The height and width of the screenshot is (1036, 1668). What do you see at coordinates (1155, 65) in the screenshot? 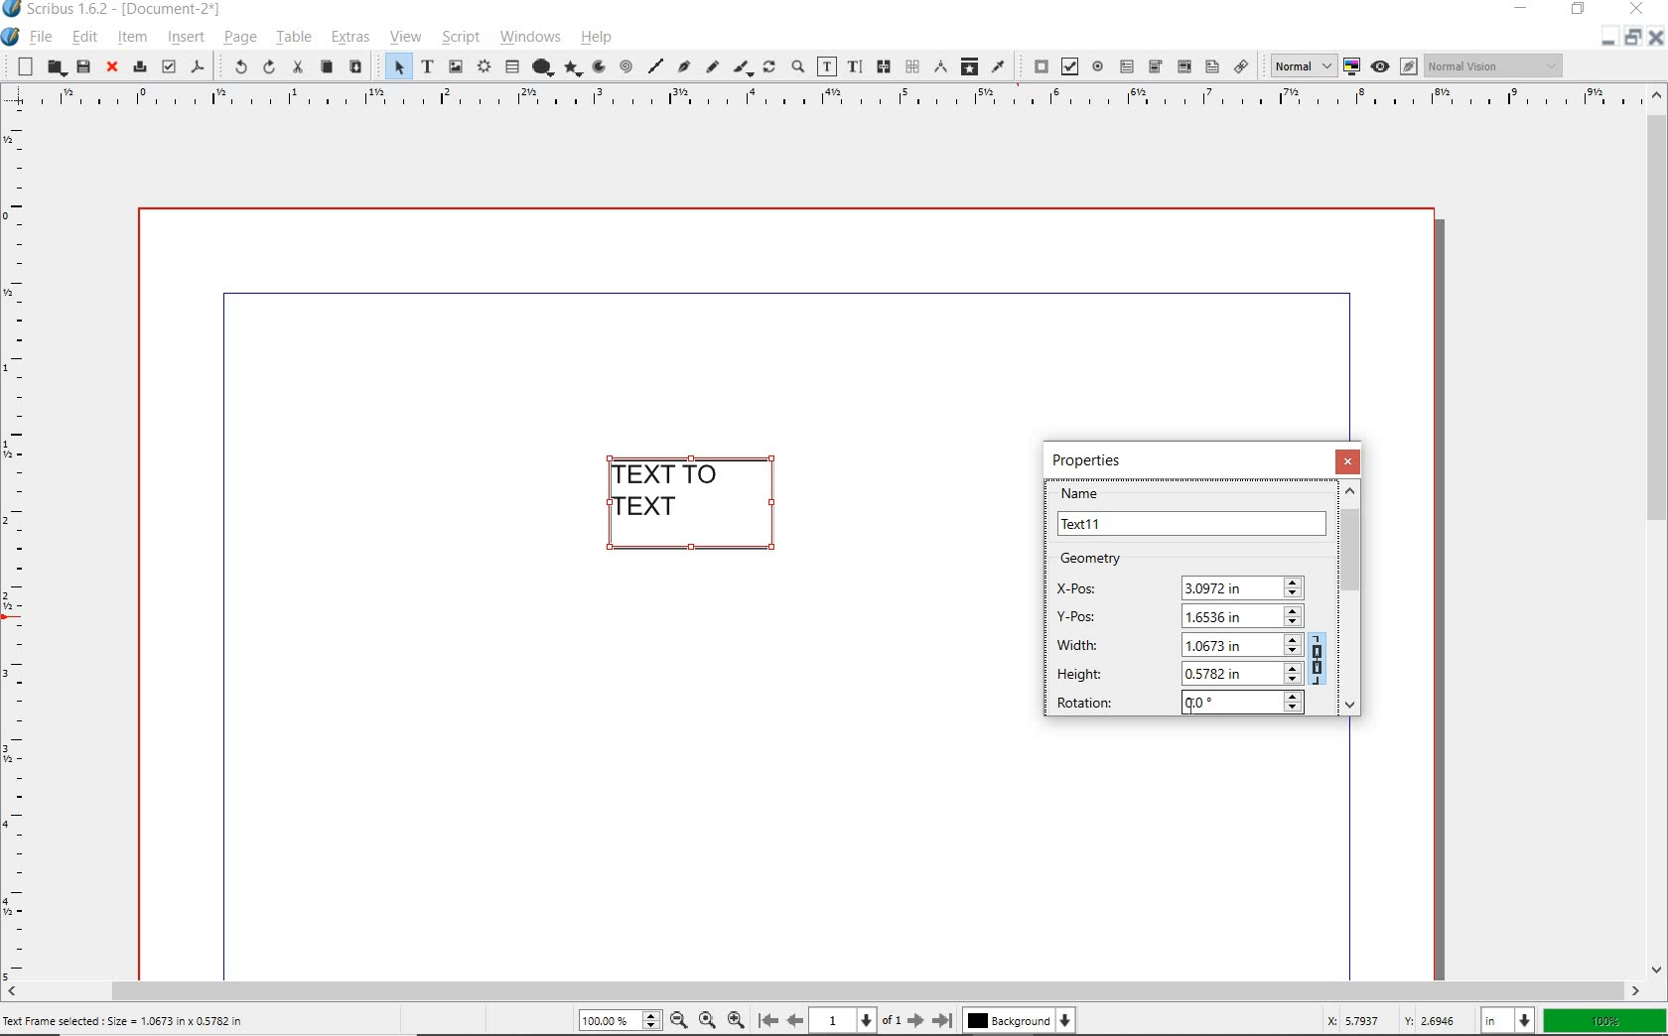
I see `pdf combo box` at bounding box center [1155, 65].